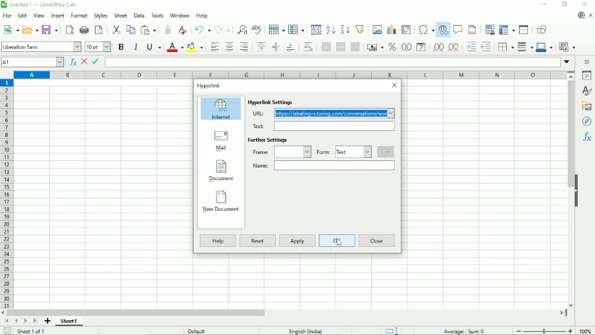  Describe the element at coordinates (25, 321) in the screenshot. I see `Scroll to next page` at that location.